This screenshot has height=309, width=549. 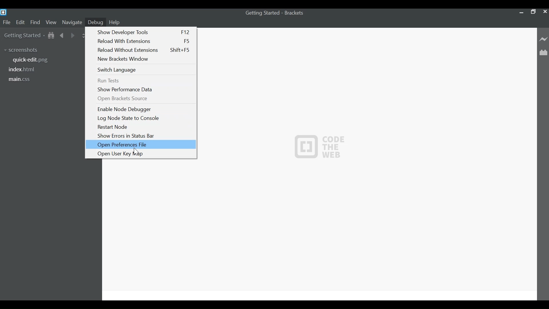 What do you see at coordinates (144, 59) in the screenshot?
I see `New Brackets Window` at bounding box center [144, 59].